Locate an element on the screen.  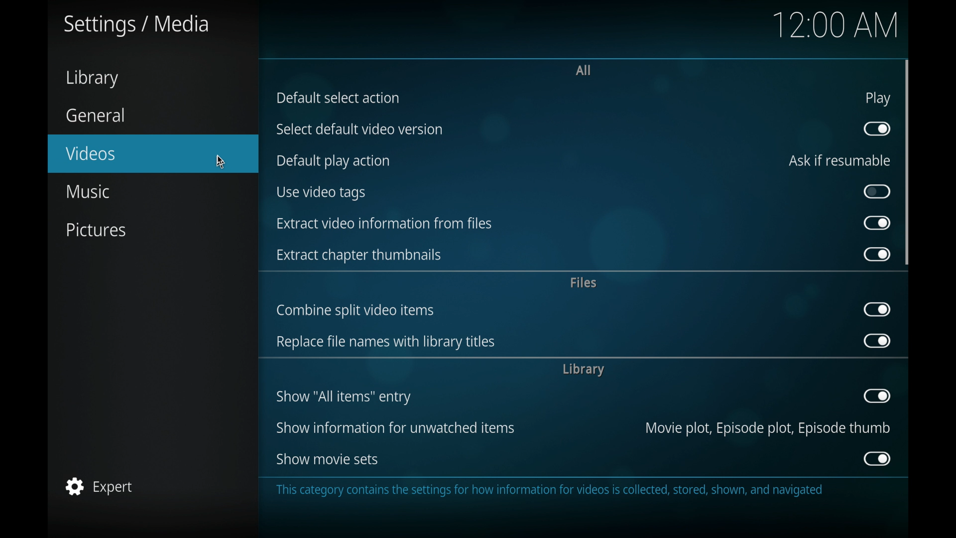
extract video information from files is located at coordinates (386, 223).